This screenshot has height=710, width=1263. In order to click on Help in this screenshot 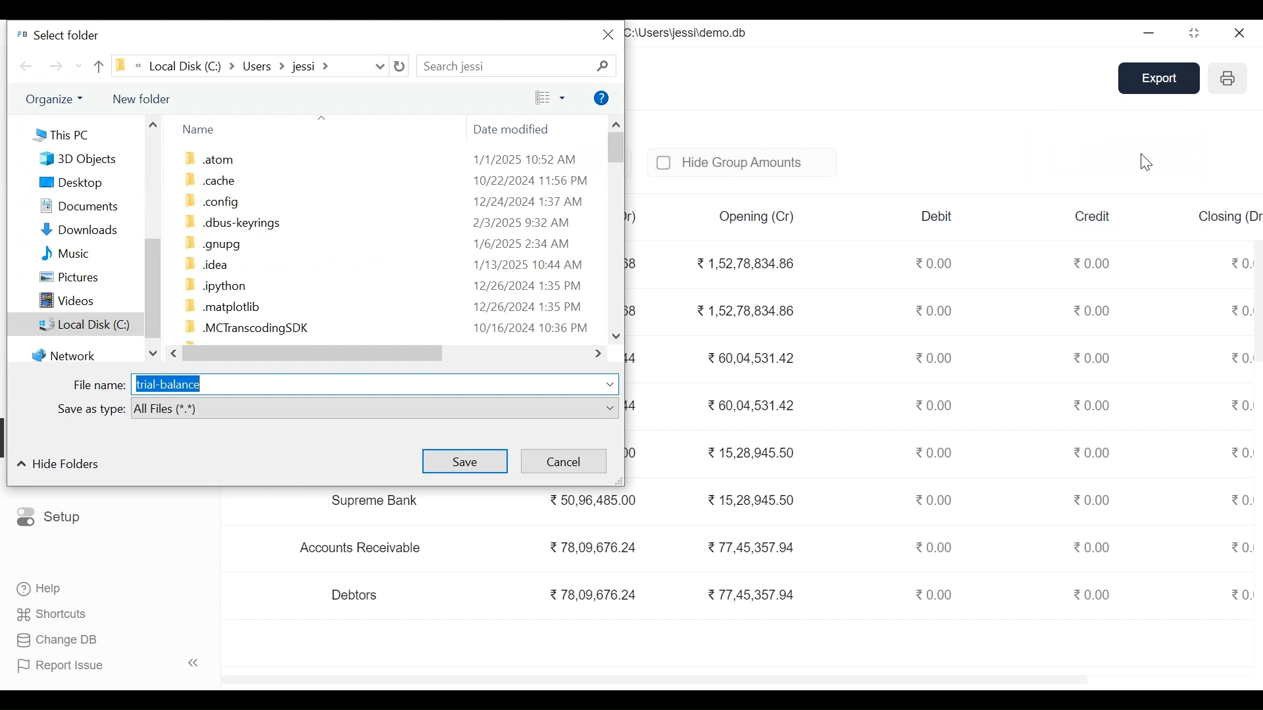, I will do `click(603, 97)`.